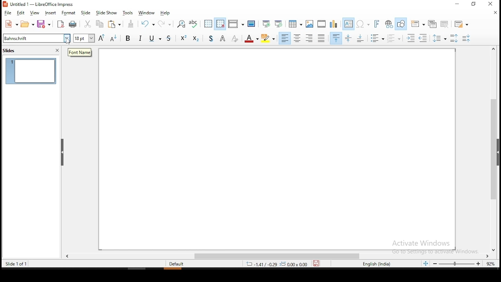 Image resolution: width=501 pixels, height=282 pixels. Describe the element at coordinates (100, 25) in the screenshot. I see `copy` at that location.